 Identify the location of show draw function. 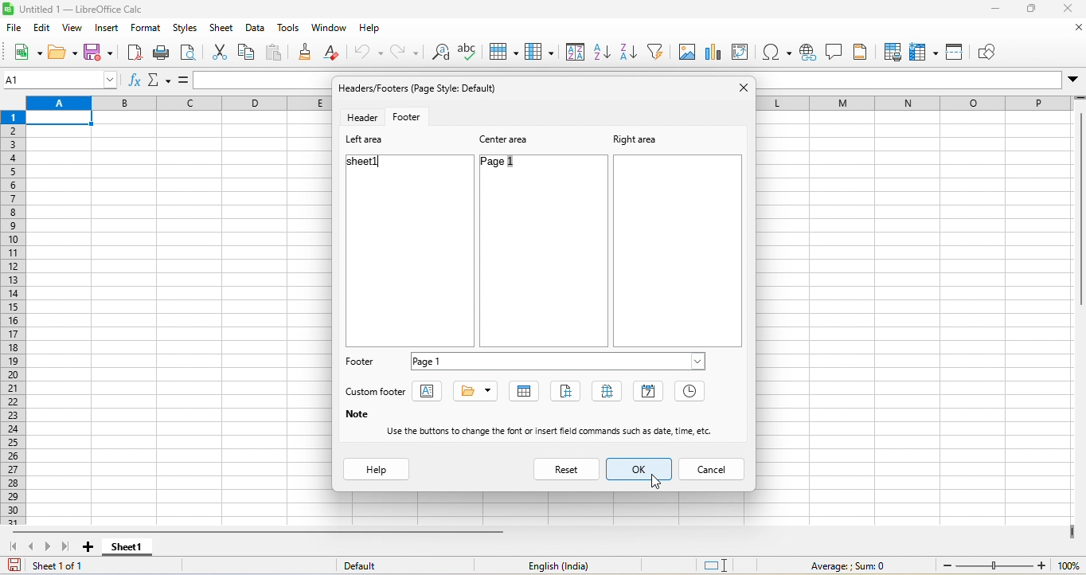
(993, 51).